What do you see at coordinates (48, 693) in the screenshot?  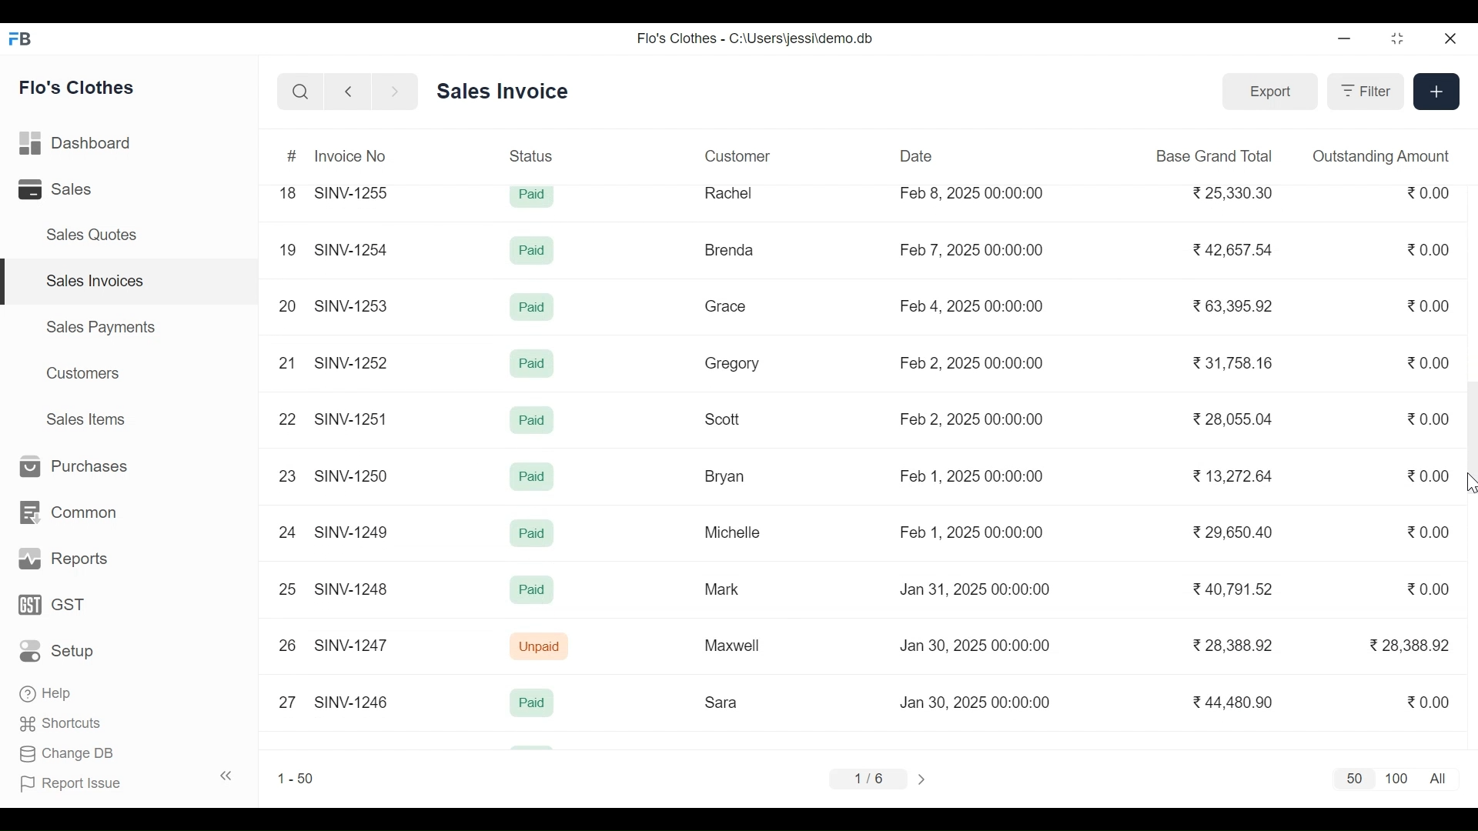 I see `‘Help` at bounding box center [48, 693].